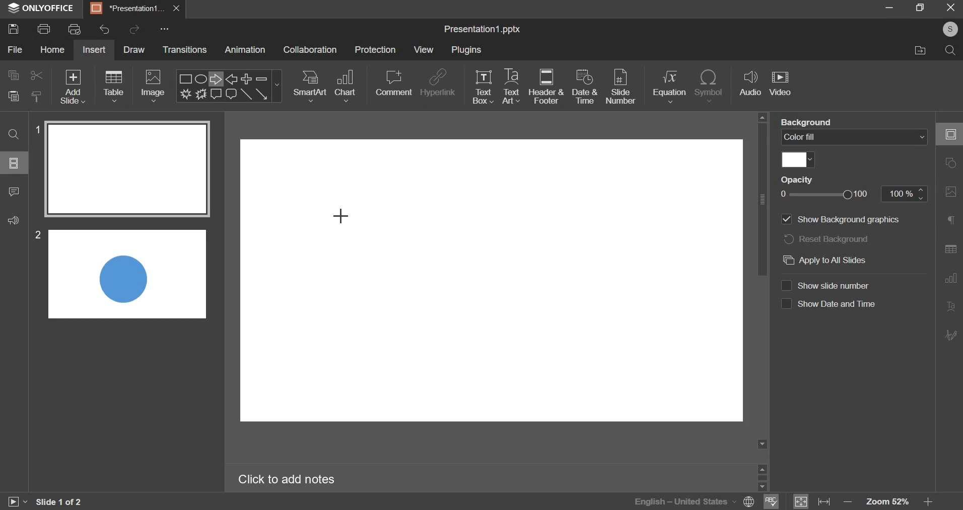 This screenshot has height=510, width=963. I want to click on customise quick access, so click(165, 28).